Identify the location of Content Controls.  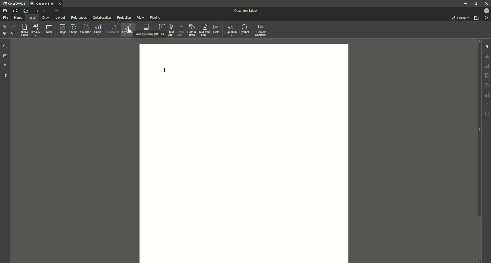
(262, 30).